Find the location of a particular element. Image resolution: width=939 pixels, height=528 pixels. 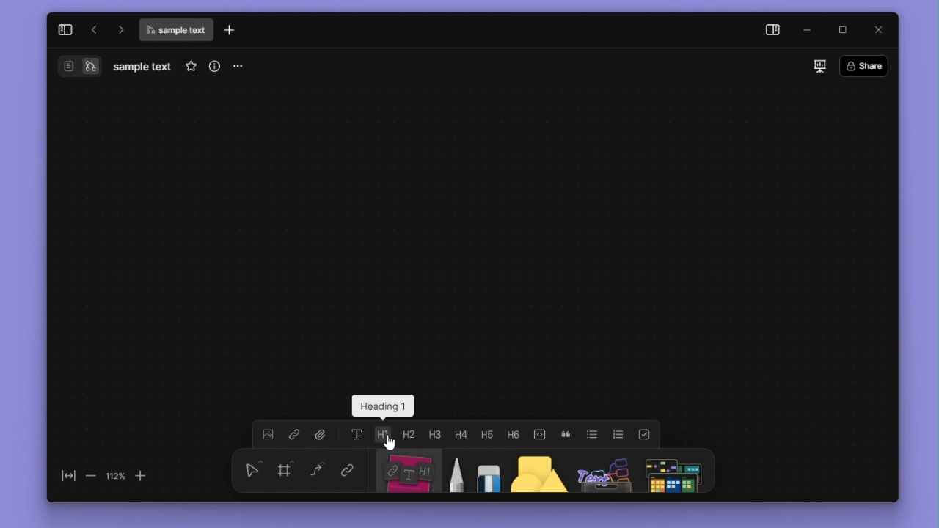

eraser is located at coordinates (489, 471).